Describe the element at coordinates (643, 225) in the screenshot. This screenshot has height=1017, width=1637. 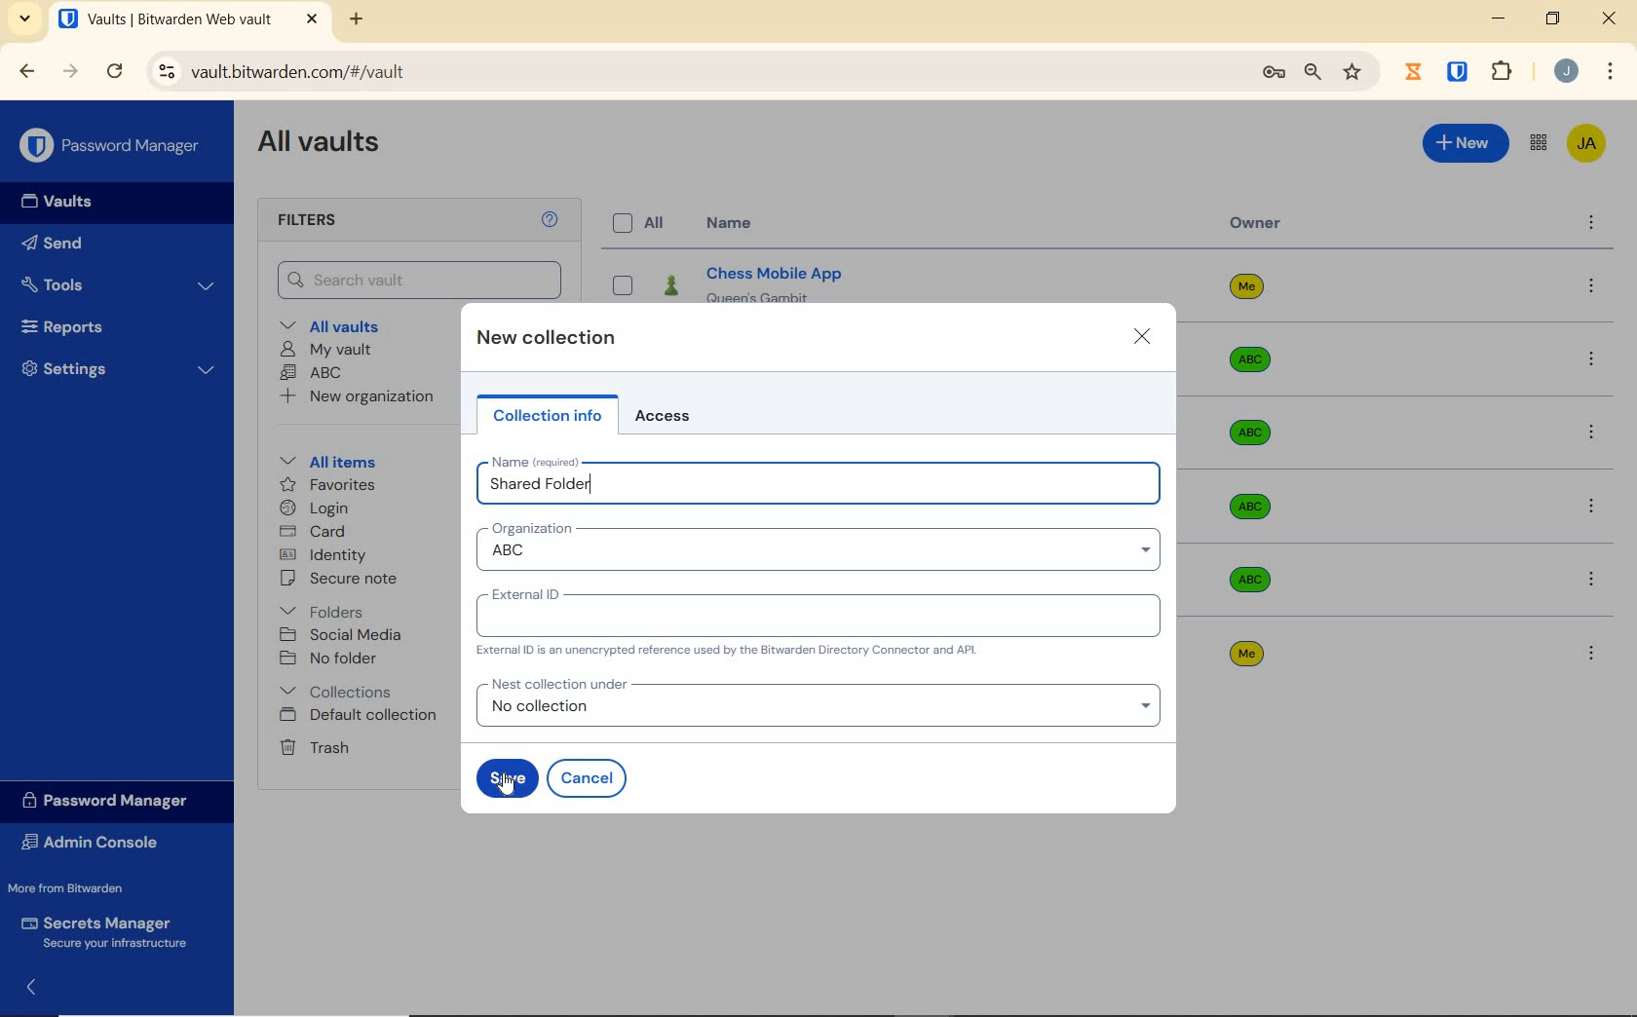
I see `All` at that location.